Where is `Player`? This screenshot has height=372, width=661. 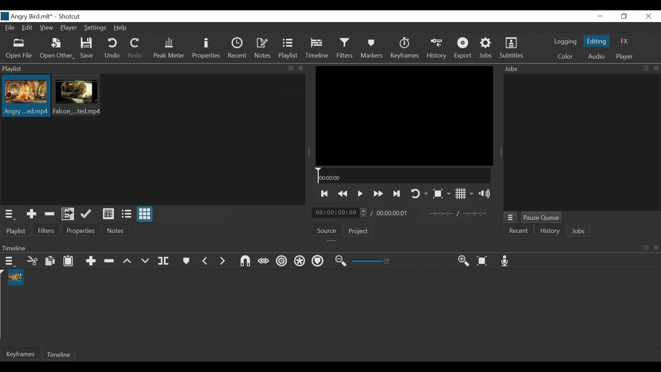
Player is located at coordinates (69, 28).